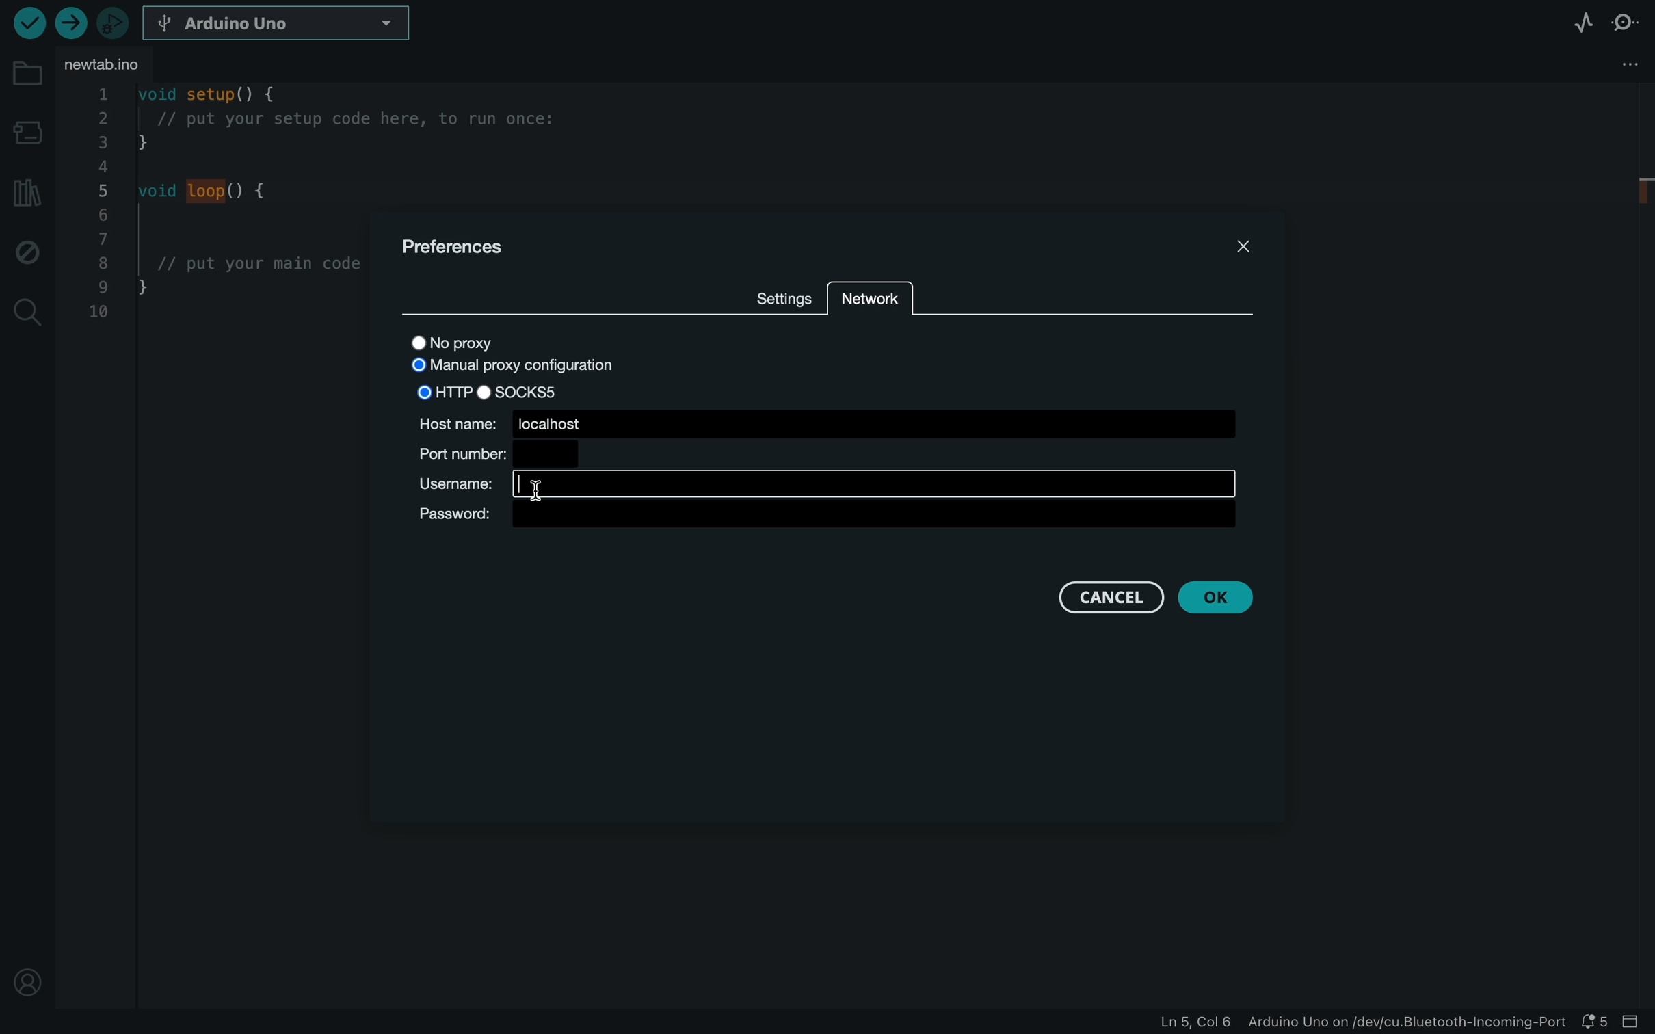  Describe the element at coordinates (112, 23) in the screenshot. I see `debugger` at that location.